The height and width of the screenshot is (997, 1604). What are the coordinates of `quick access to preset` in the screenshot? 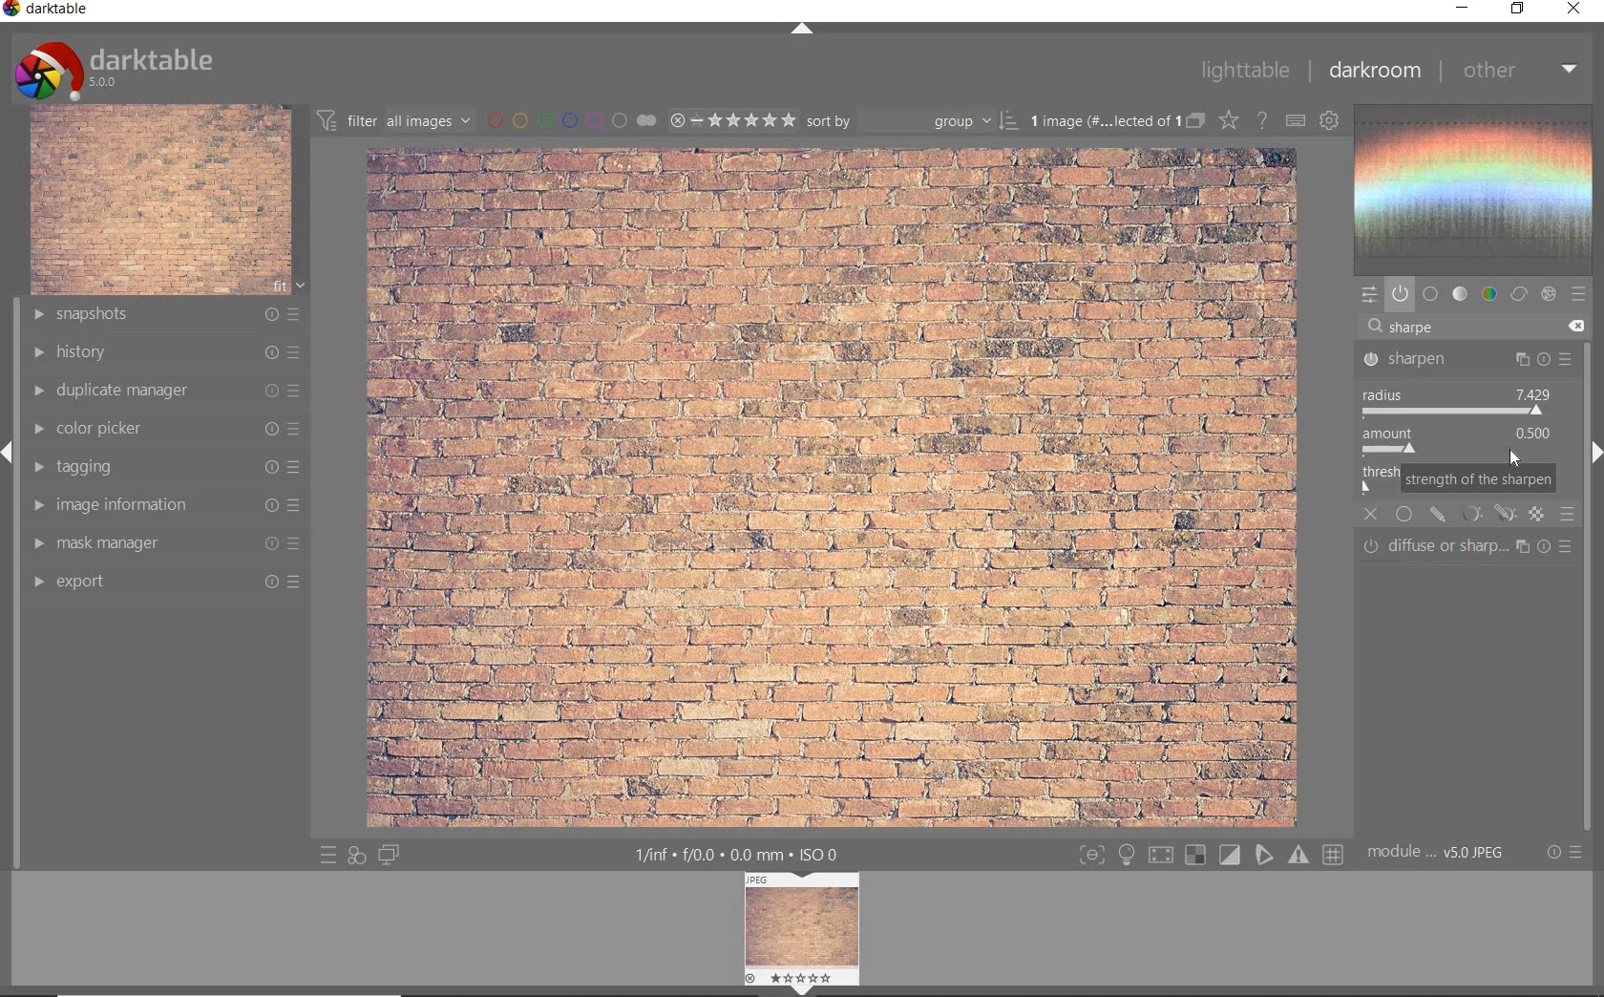 It's located at (325, 855).